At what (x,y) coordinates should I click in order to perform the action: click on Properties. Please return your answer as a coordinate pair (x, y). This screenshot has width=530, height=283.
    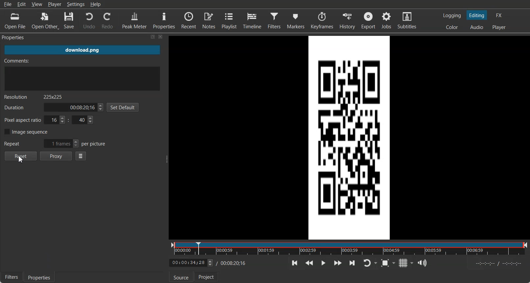
    Looking at the image, I should click on (163, 20).